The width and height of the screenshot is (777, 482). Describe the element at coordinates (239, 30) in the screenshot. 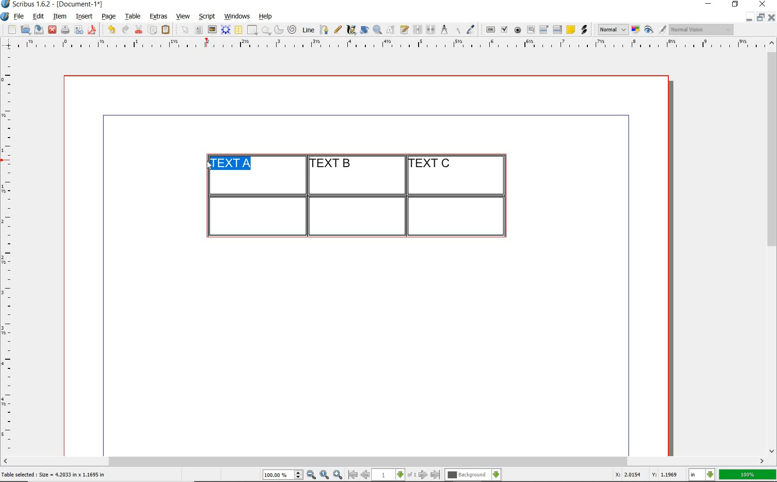

I see `table` at that location.